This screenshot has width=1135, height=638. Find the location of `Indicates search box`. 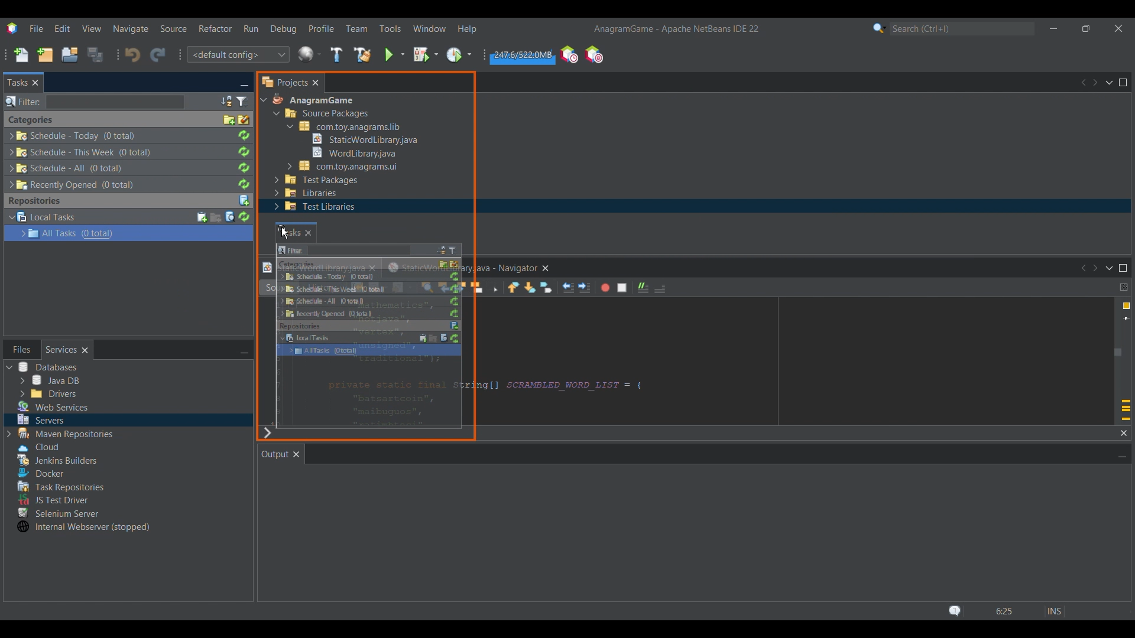

Indicates search box is located at coordinates (23, 102).